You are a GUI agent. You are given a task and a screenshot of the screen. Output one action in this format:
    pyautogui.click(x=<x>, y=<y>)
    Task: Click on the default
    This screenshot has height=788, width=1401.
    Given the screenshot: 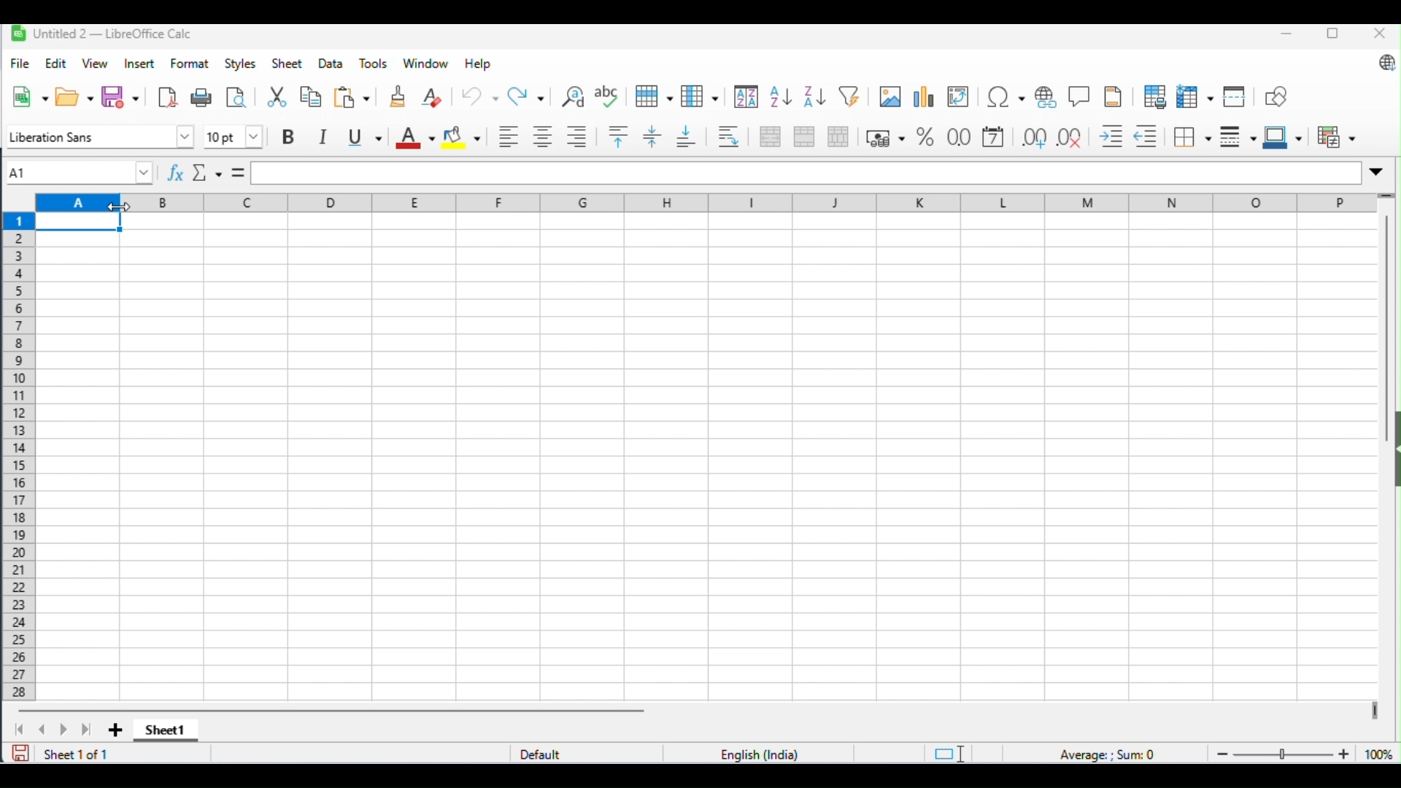 What is the action you would take?
    pyautogui.click(x=547, y=754)
    